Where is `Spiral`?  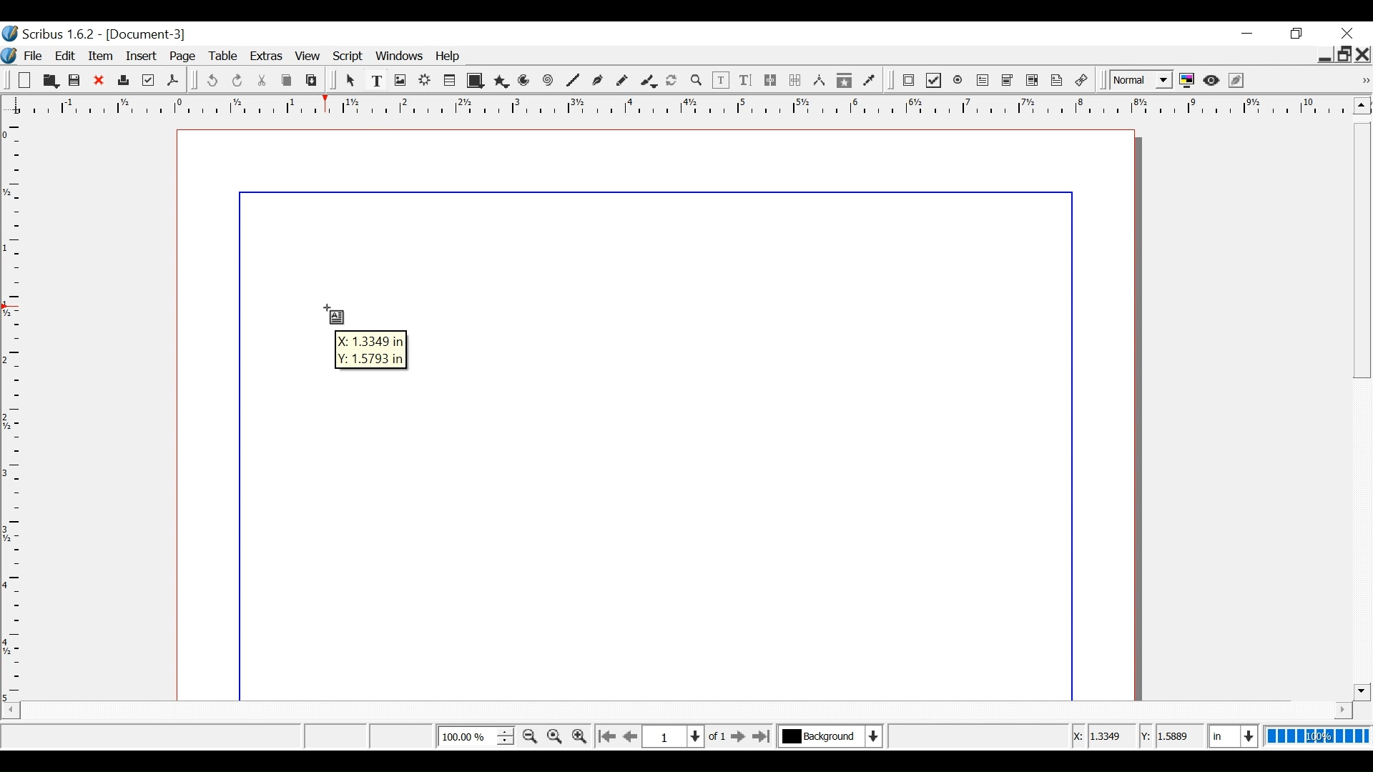
Spiral is located at coordinates (548, 81).